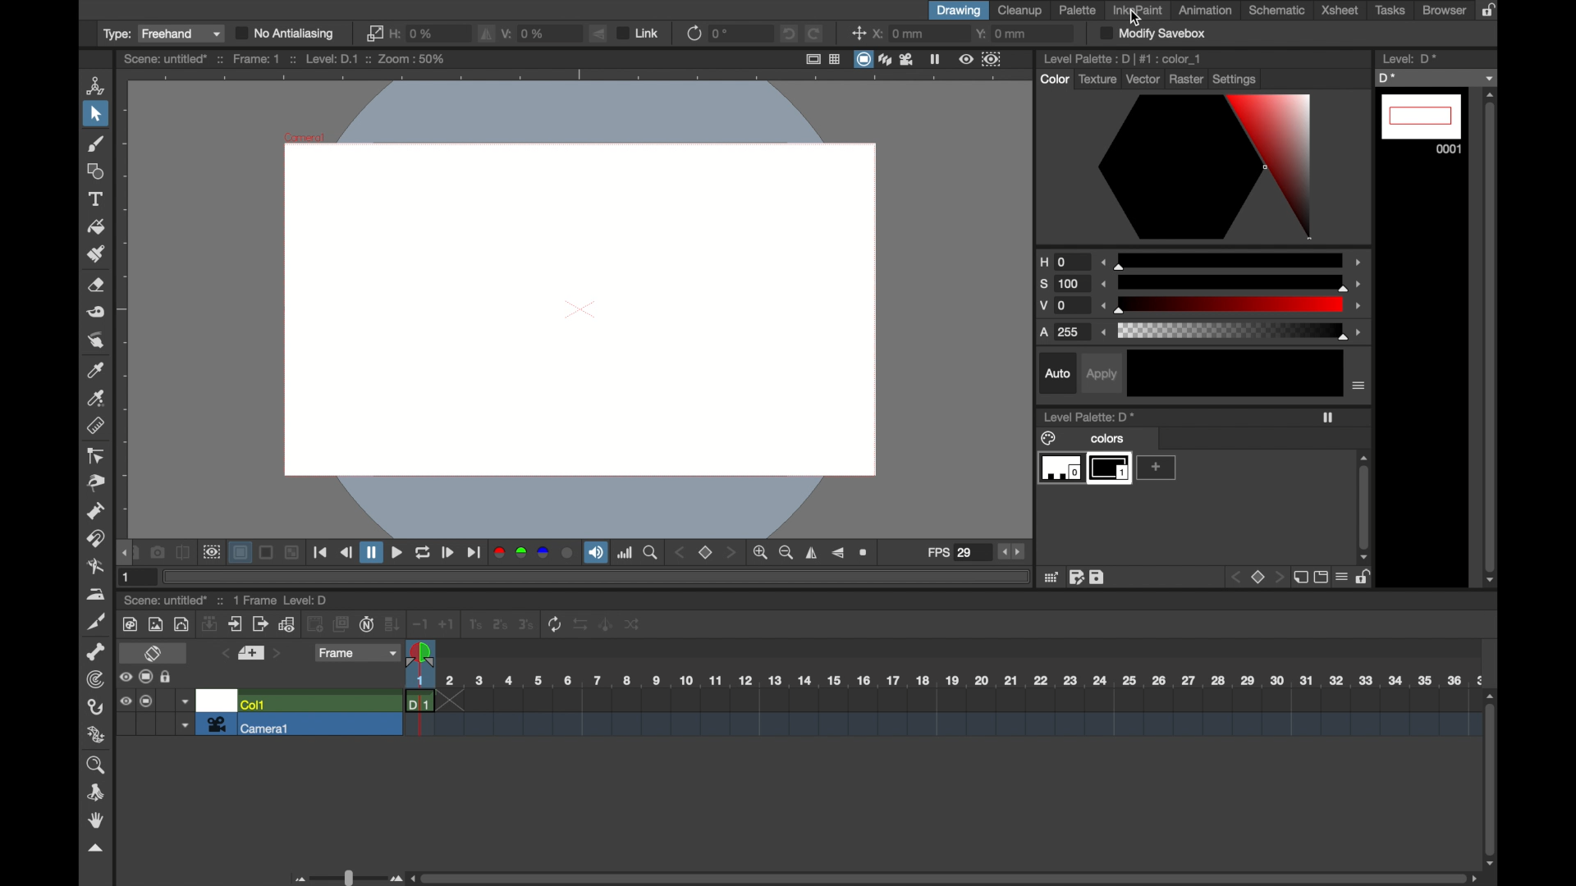 The width and height of the screenshot is (1576, 886). Describe the element at coordinates (367, 624) in the screenshot. I see `n` at that location.